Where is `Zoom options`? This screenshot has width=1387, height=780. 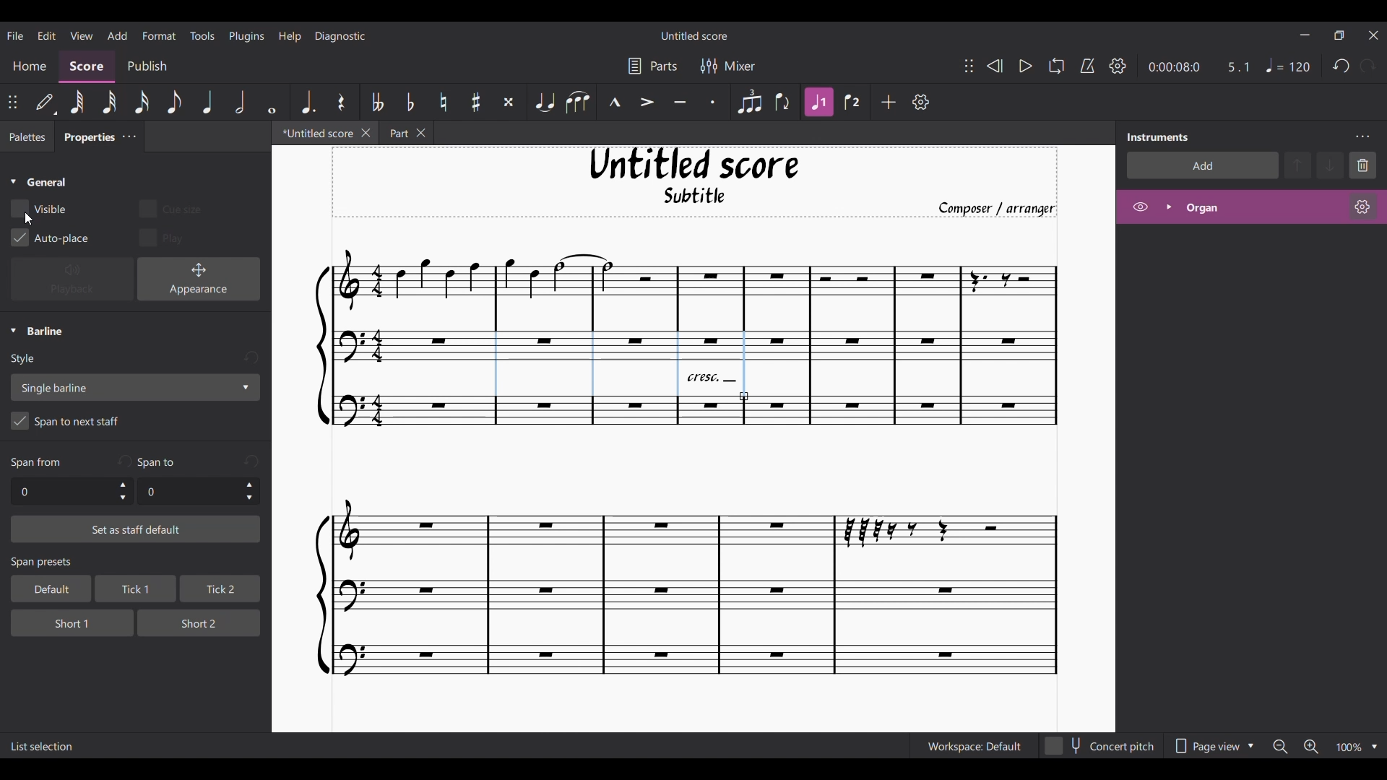 Zoom options is located at coordinates (1375, 747).